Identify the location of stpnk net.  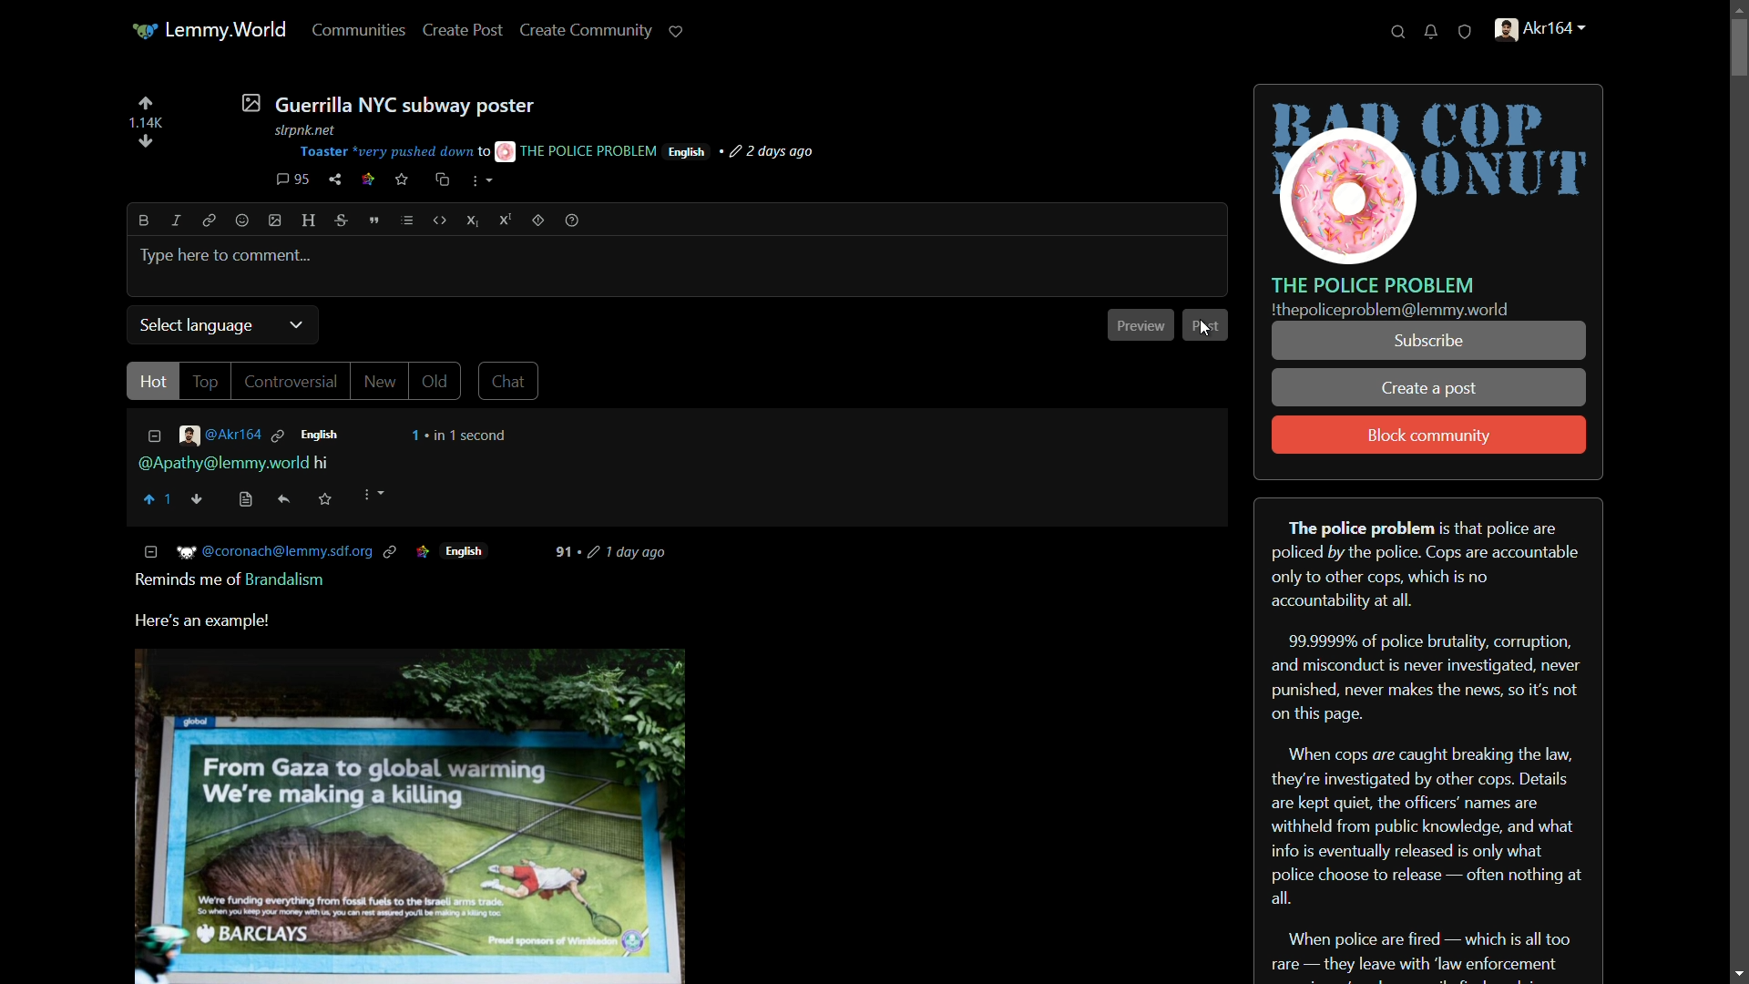
(301, 128).